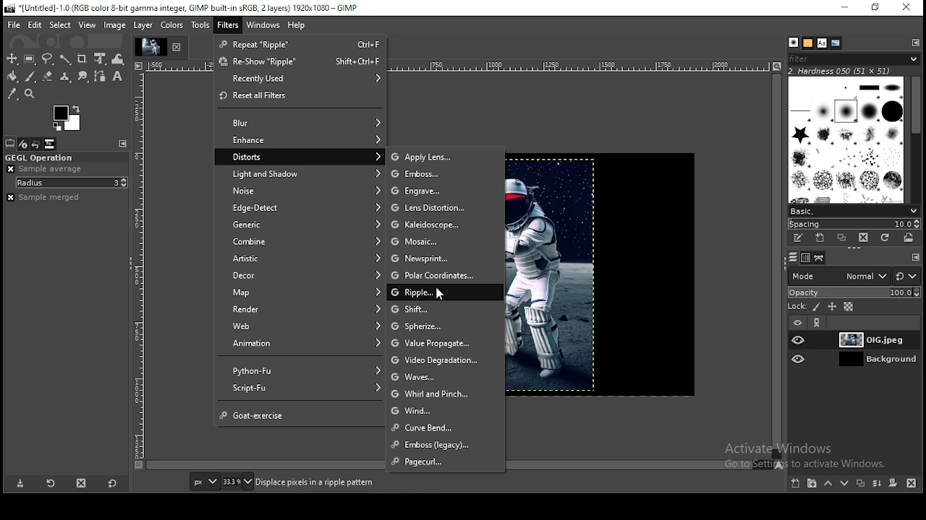 Image resolution: width=926 pixels, height=520 pixels. I want to click on image, so click(114, 25).